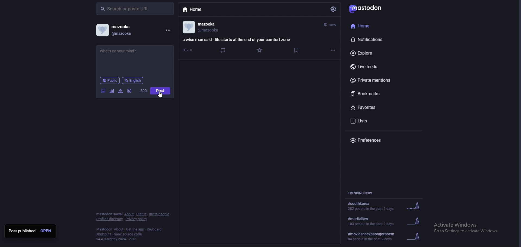 The height and width of the screenshot is (247, 521). I want to click on word limit, so click(144, 91).